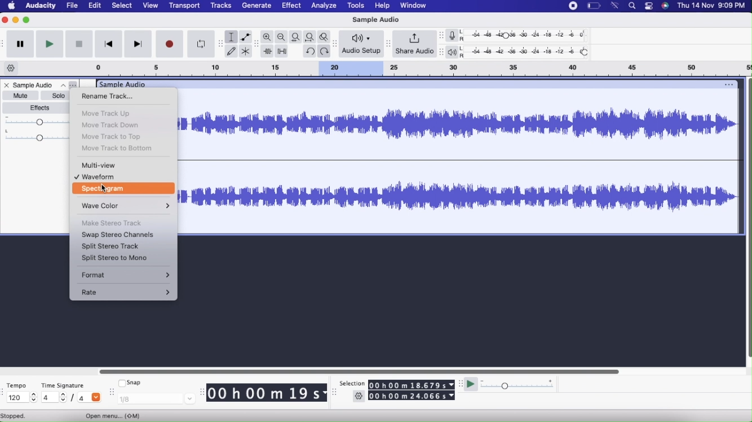  I want to click on spotlight, so click(633, 6).